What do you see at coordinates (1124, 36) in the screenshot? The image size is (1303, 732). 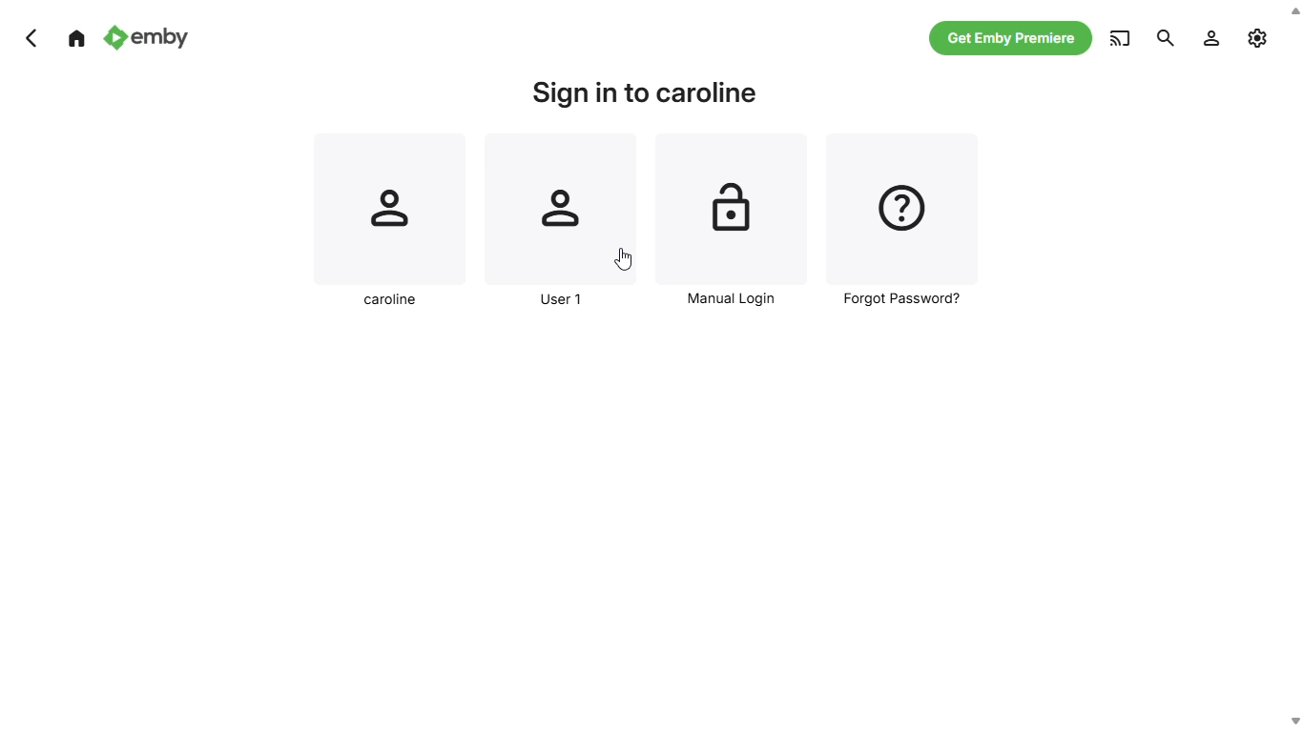 I see `play on another device` at bounding box center [1124, 36].